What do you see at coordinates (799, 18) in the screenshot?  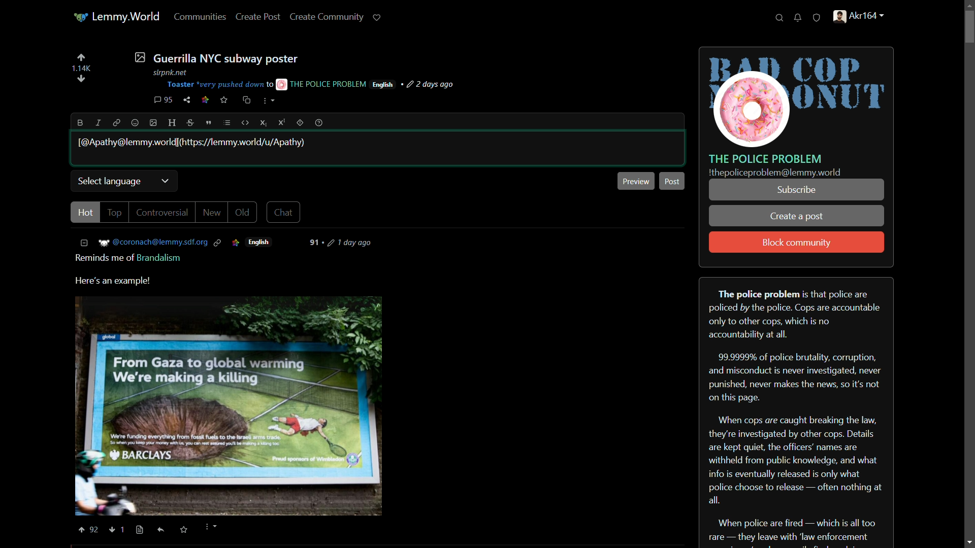 I see `unread notifications` at bounding box center [799, 18].